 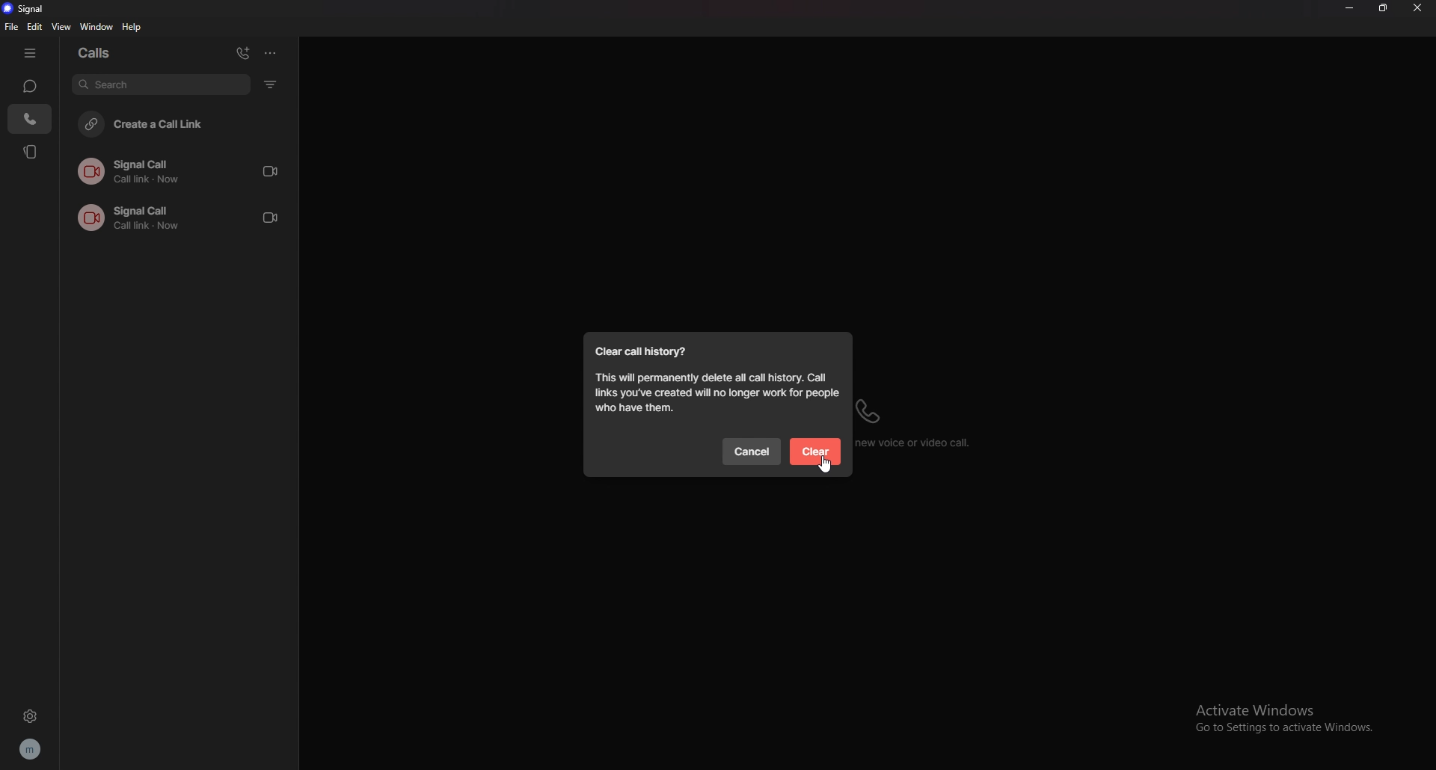 What do you see at coordinates (32, 152) in the screenshot?
I see `stories` at bounding box center [32, 152].